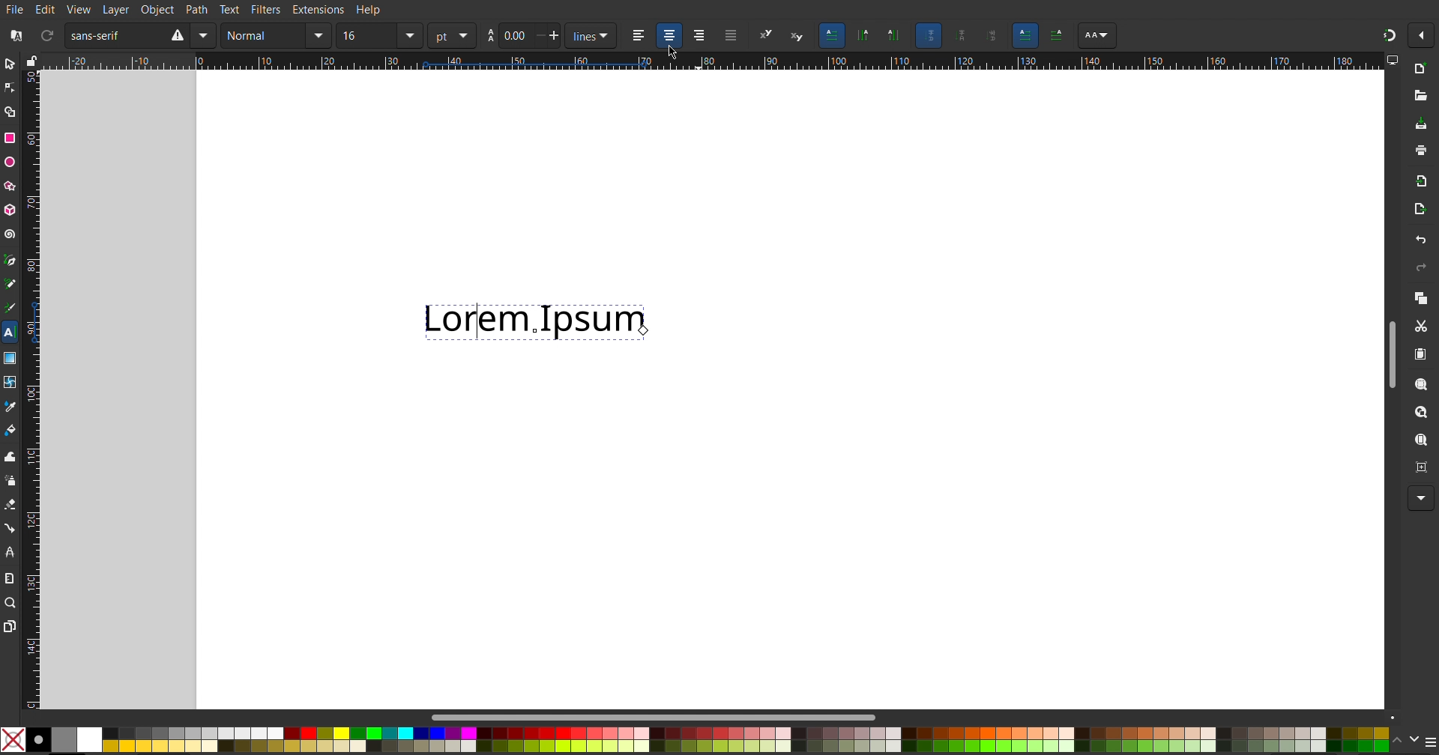 This screenshot has width=1439, height=755. What do you see at coordinates (965, 35) in the screenshot?
I see `Upright glpyh annotation` at bounding box center [965, 35].